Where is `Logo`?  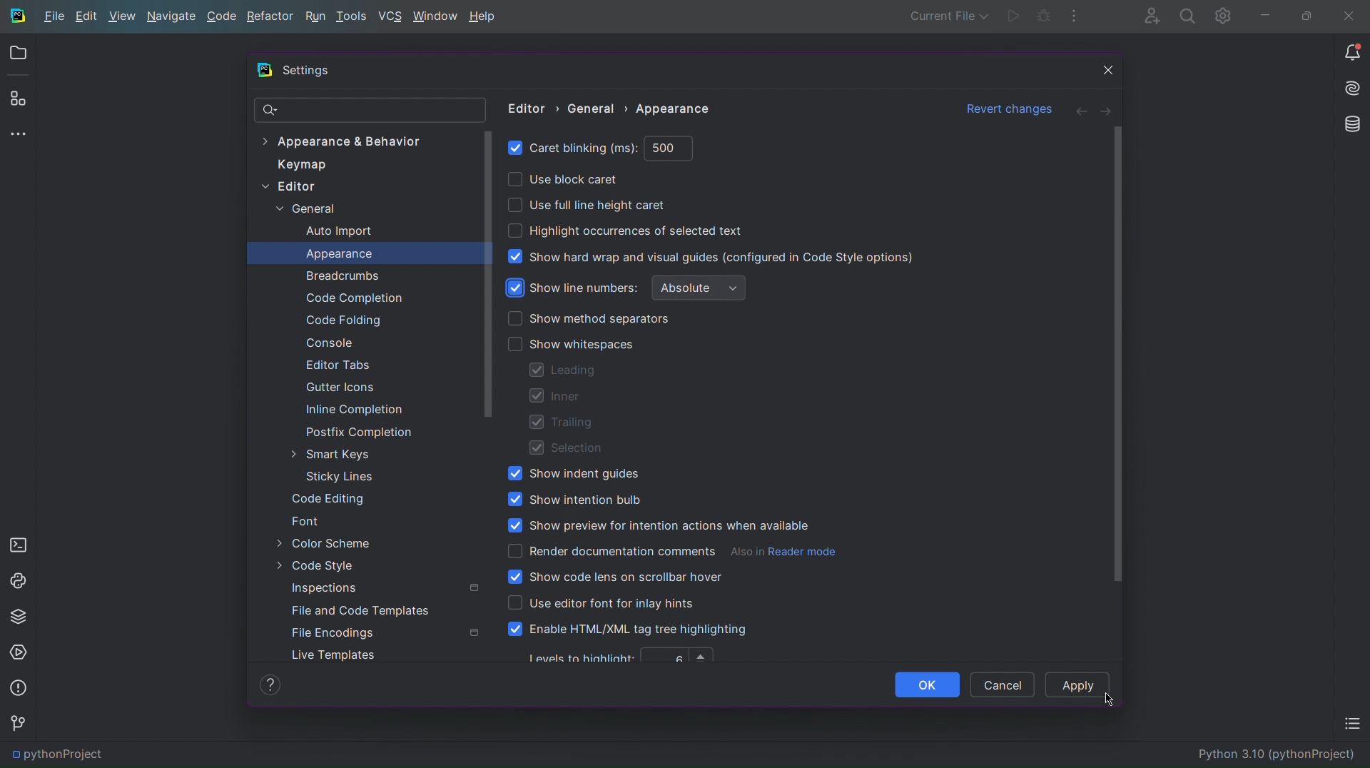
Logo is located at coordinates (16, 17).